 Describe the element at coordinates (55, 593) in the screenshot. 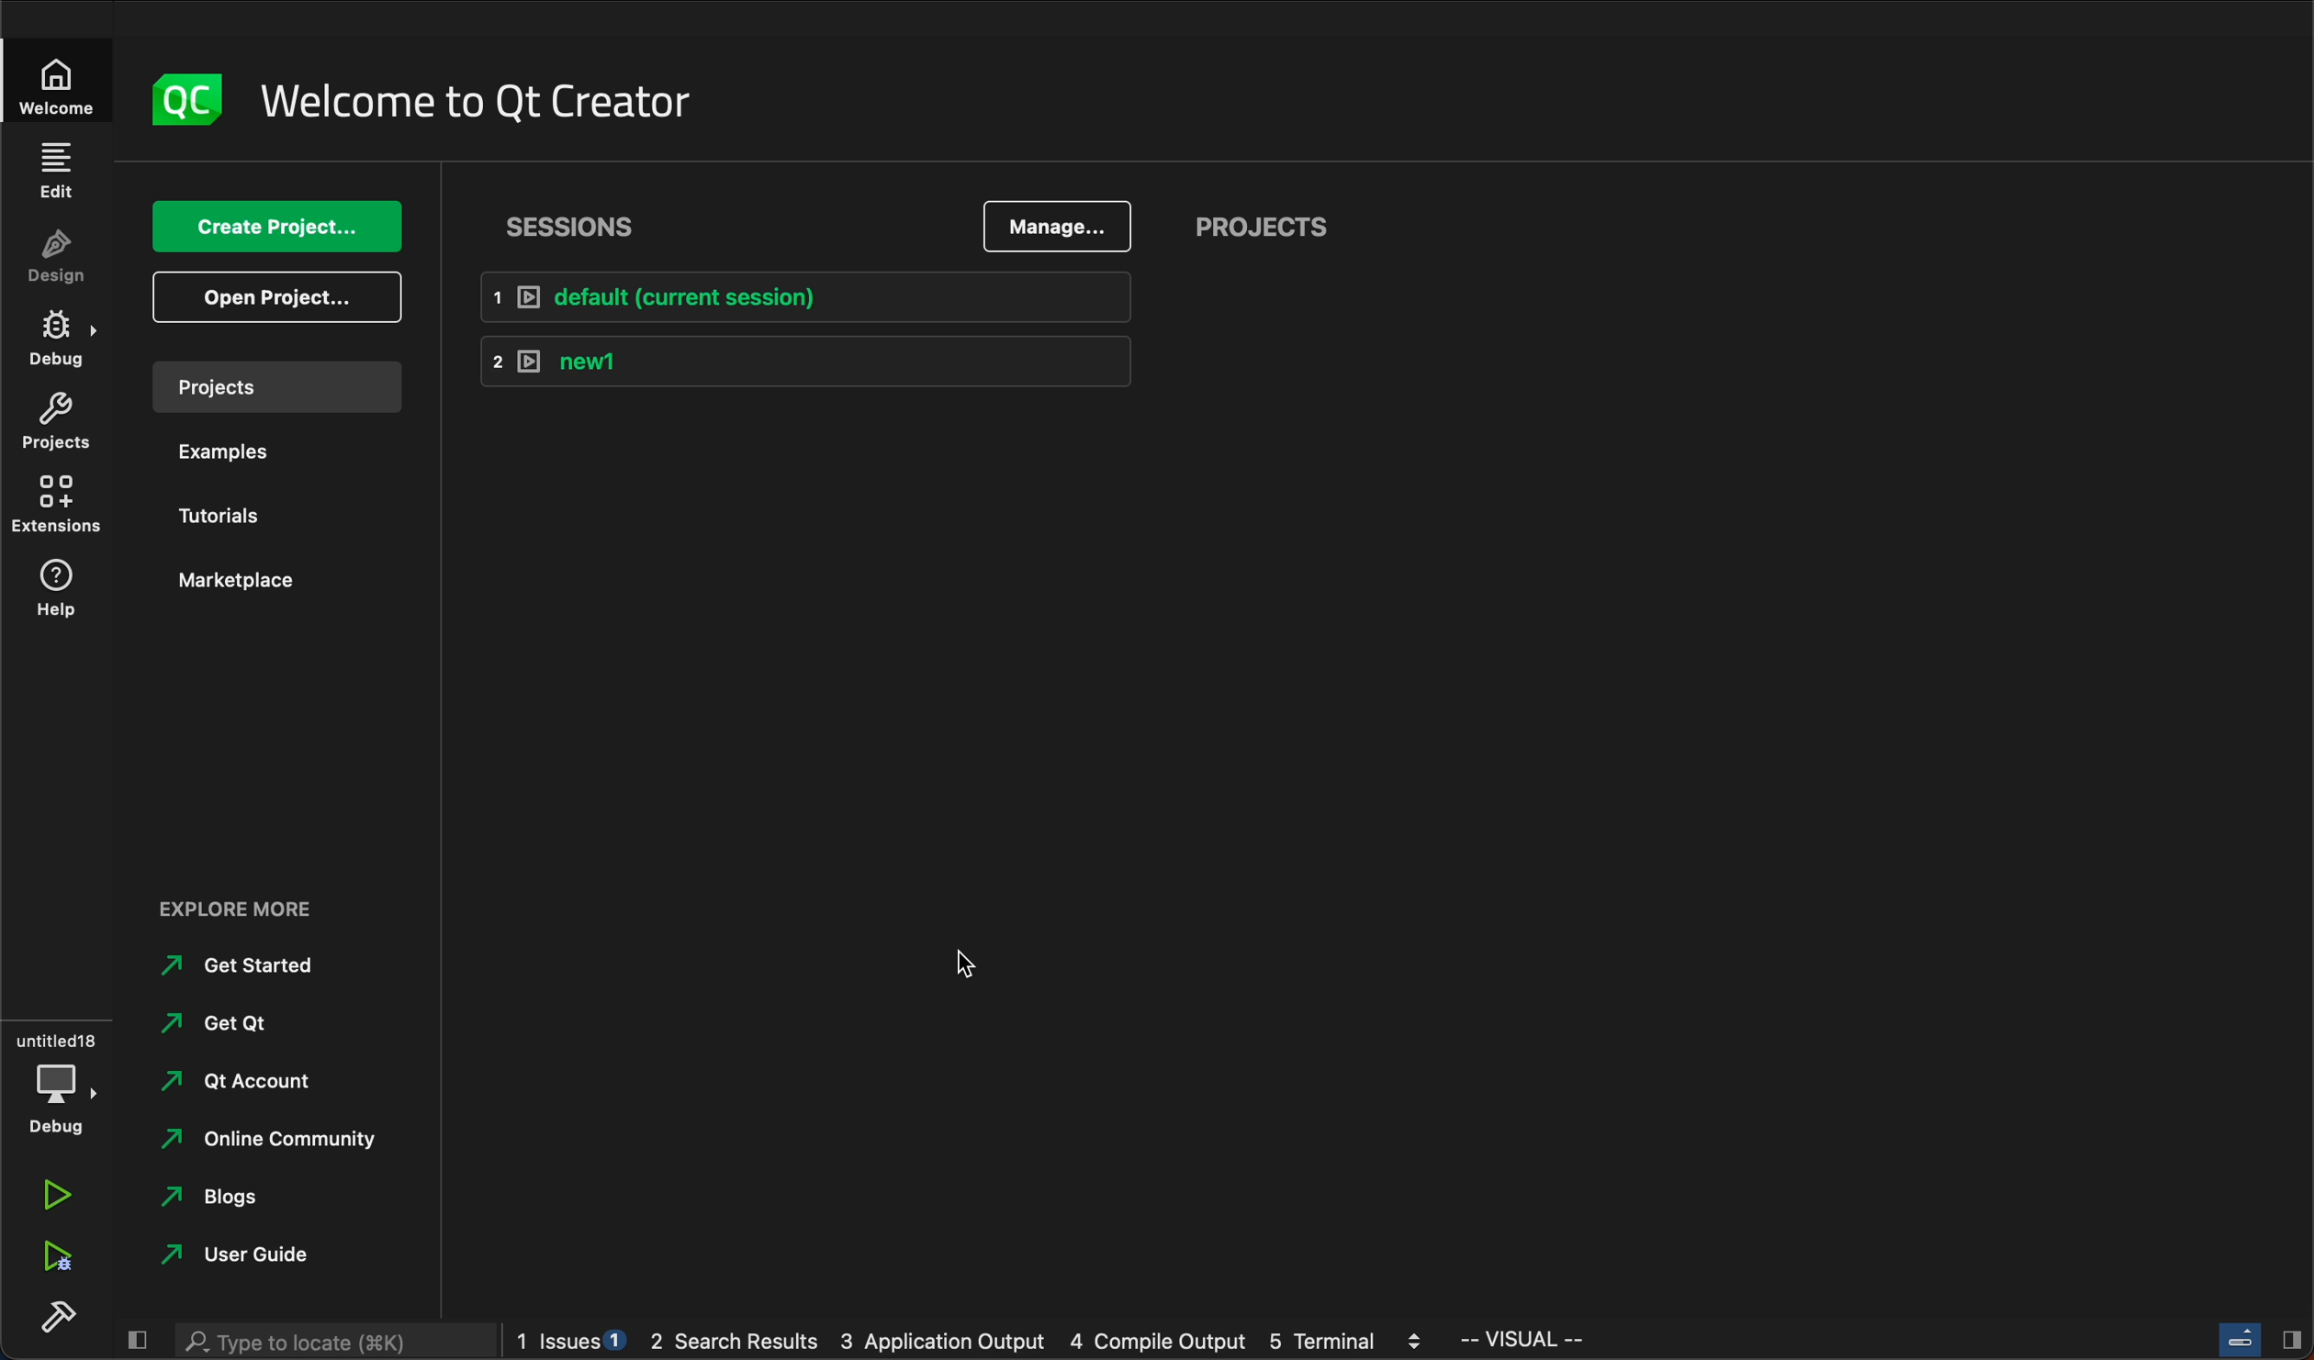

I see `help` at that location.